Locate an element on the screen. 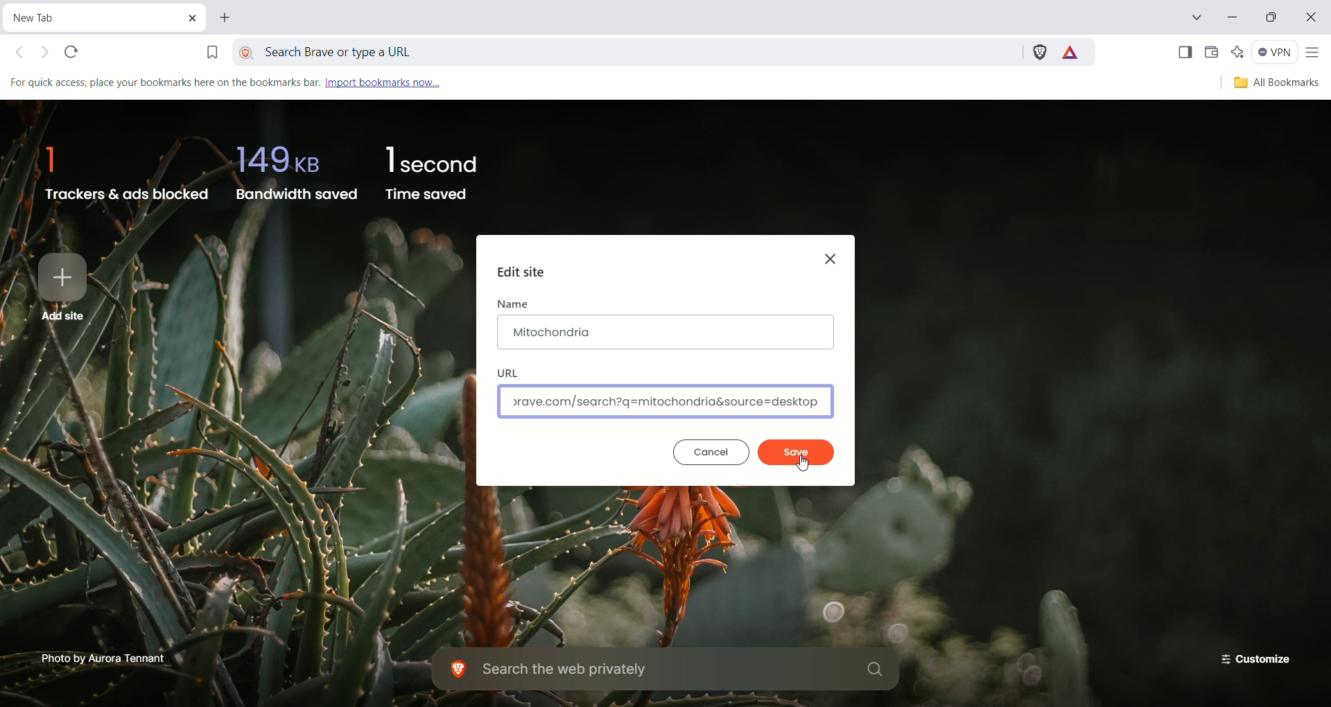 This screenshot has height=707, width=1331. close is located at coordinates (833, 256).